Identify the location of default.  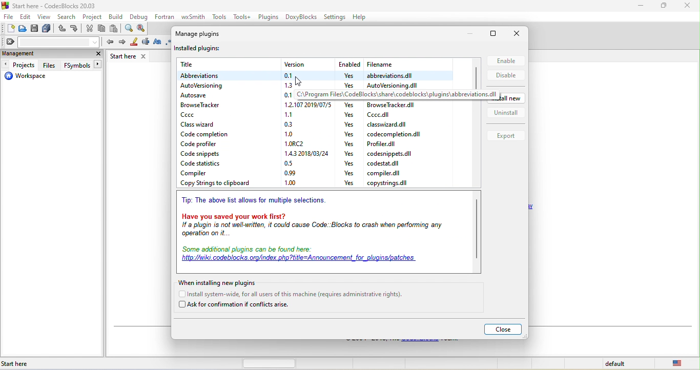
(616, 364).